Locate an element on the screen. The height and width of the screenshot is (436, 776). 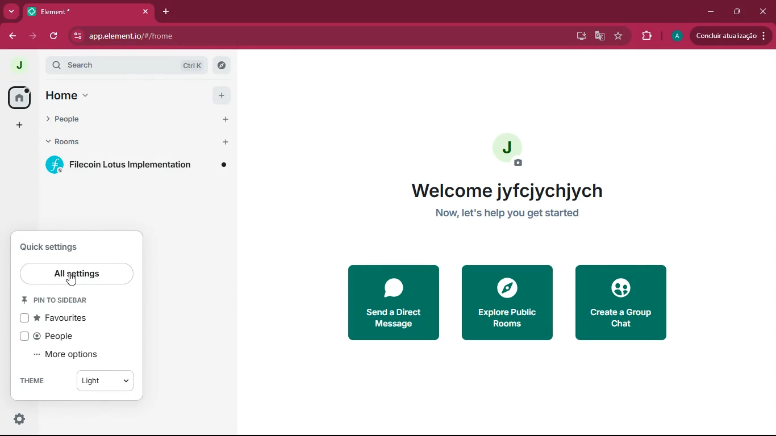
add button is located at coordinates (226, 142).